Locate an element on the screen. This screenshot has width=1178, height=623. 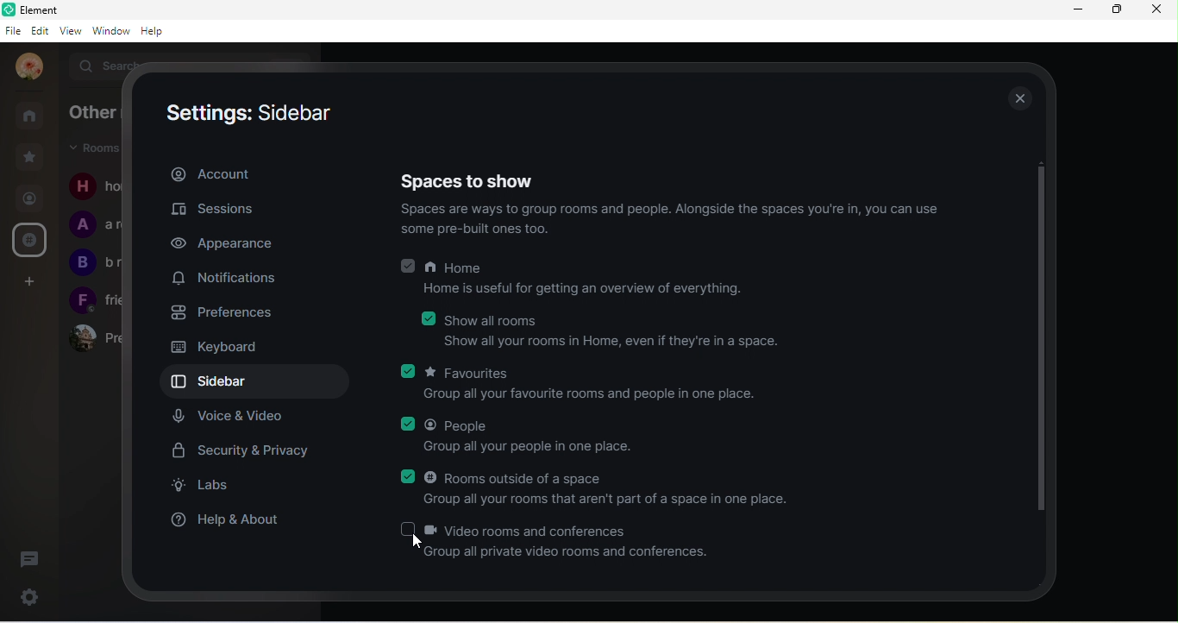
minimize is located at coordinates (1077, 13).